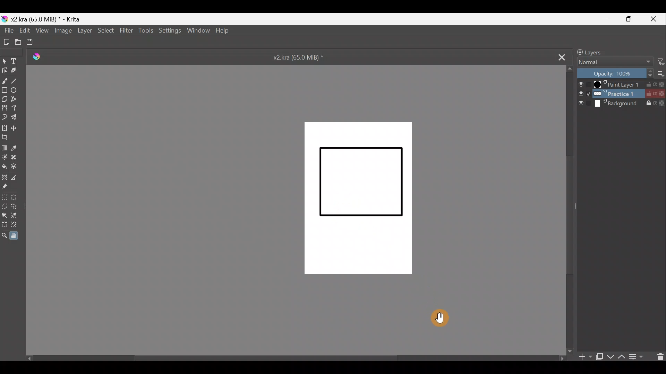  Describe the element at coordinates (145, 32) in the screenshot. I see `Tools` at that location.